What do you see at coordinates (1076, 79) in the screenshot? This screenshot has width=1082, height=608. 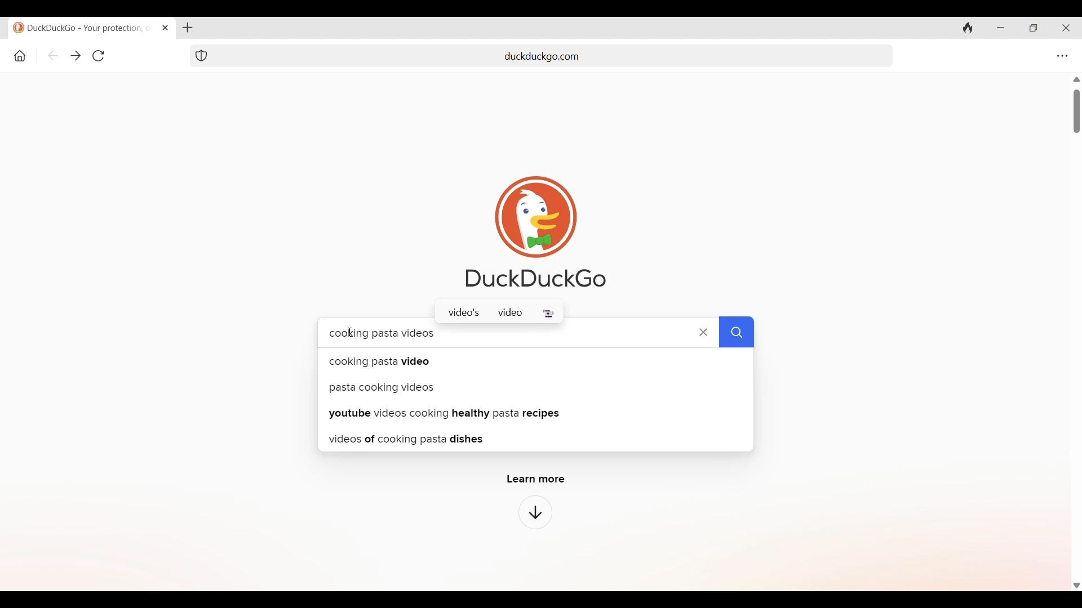 I see `Quick slide to top` at bounding box center [1076, 79].